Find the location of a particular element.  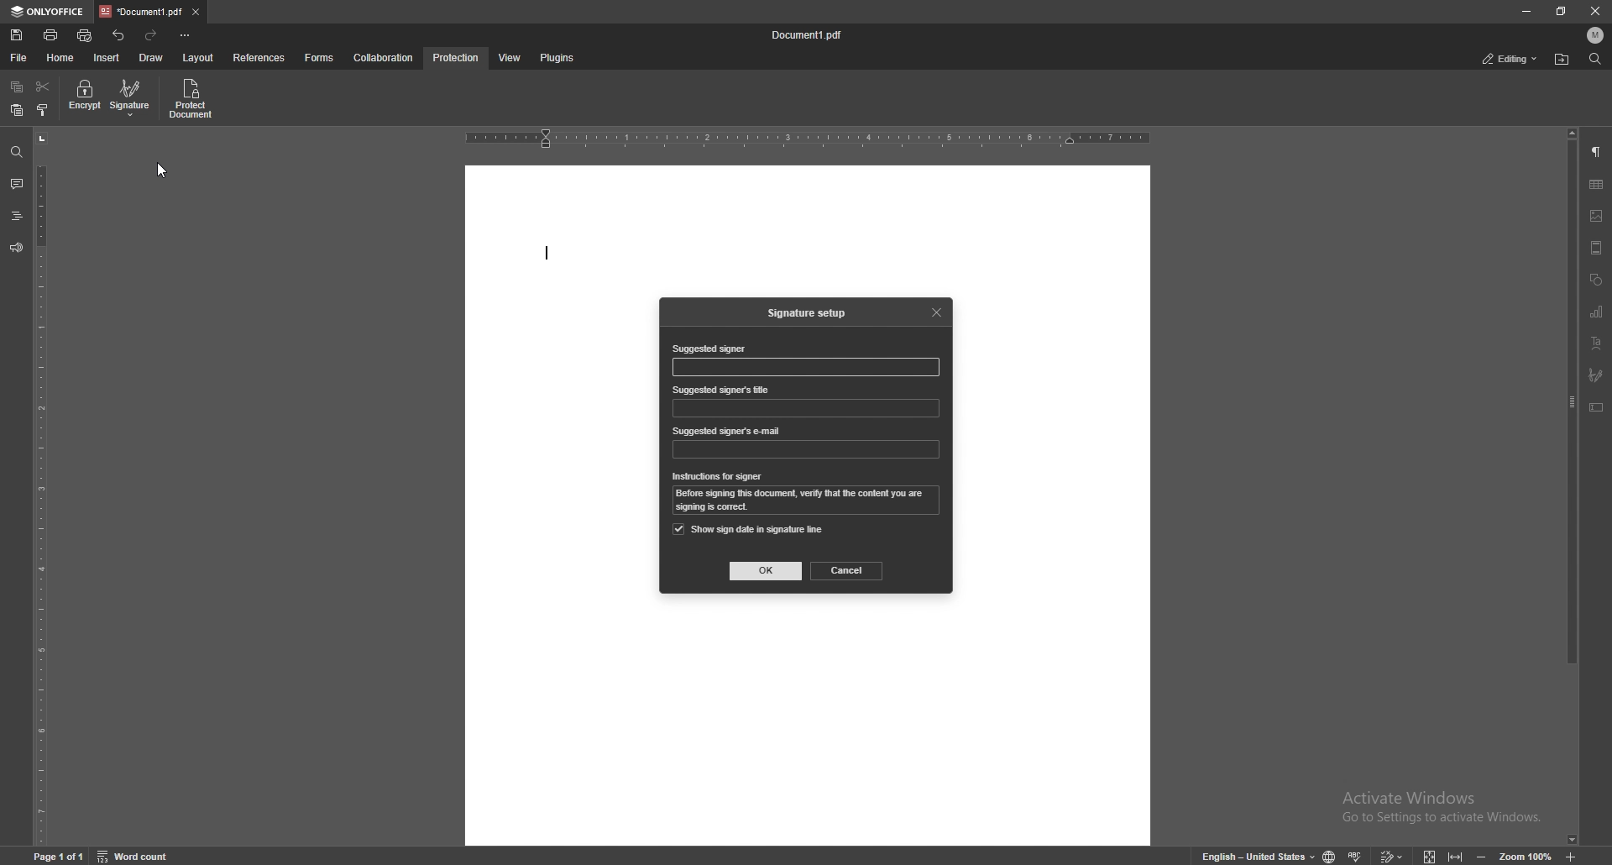

spell check is located at coordinates (1357, 852).